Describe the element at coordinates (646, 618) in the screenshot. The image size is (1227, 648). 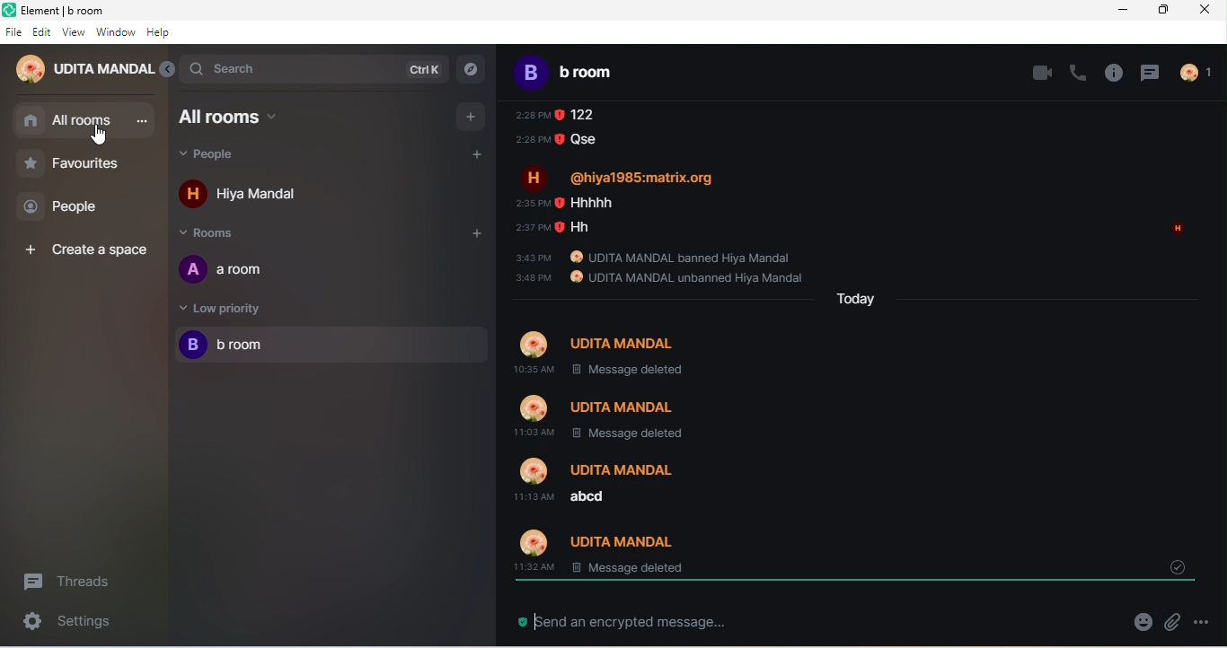
I see `send an encrypted message` at that location.